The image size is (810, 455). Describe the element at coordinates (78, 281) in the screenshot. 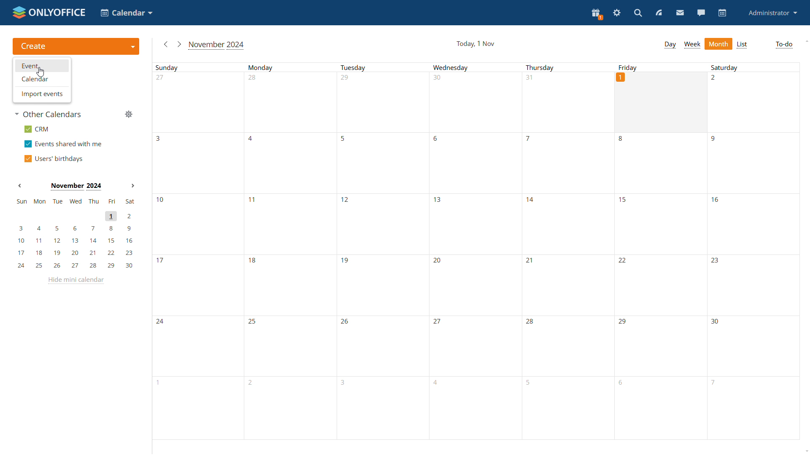

I see `hide mini calendar` at that location.